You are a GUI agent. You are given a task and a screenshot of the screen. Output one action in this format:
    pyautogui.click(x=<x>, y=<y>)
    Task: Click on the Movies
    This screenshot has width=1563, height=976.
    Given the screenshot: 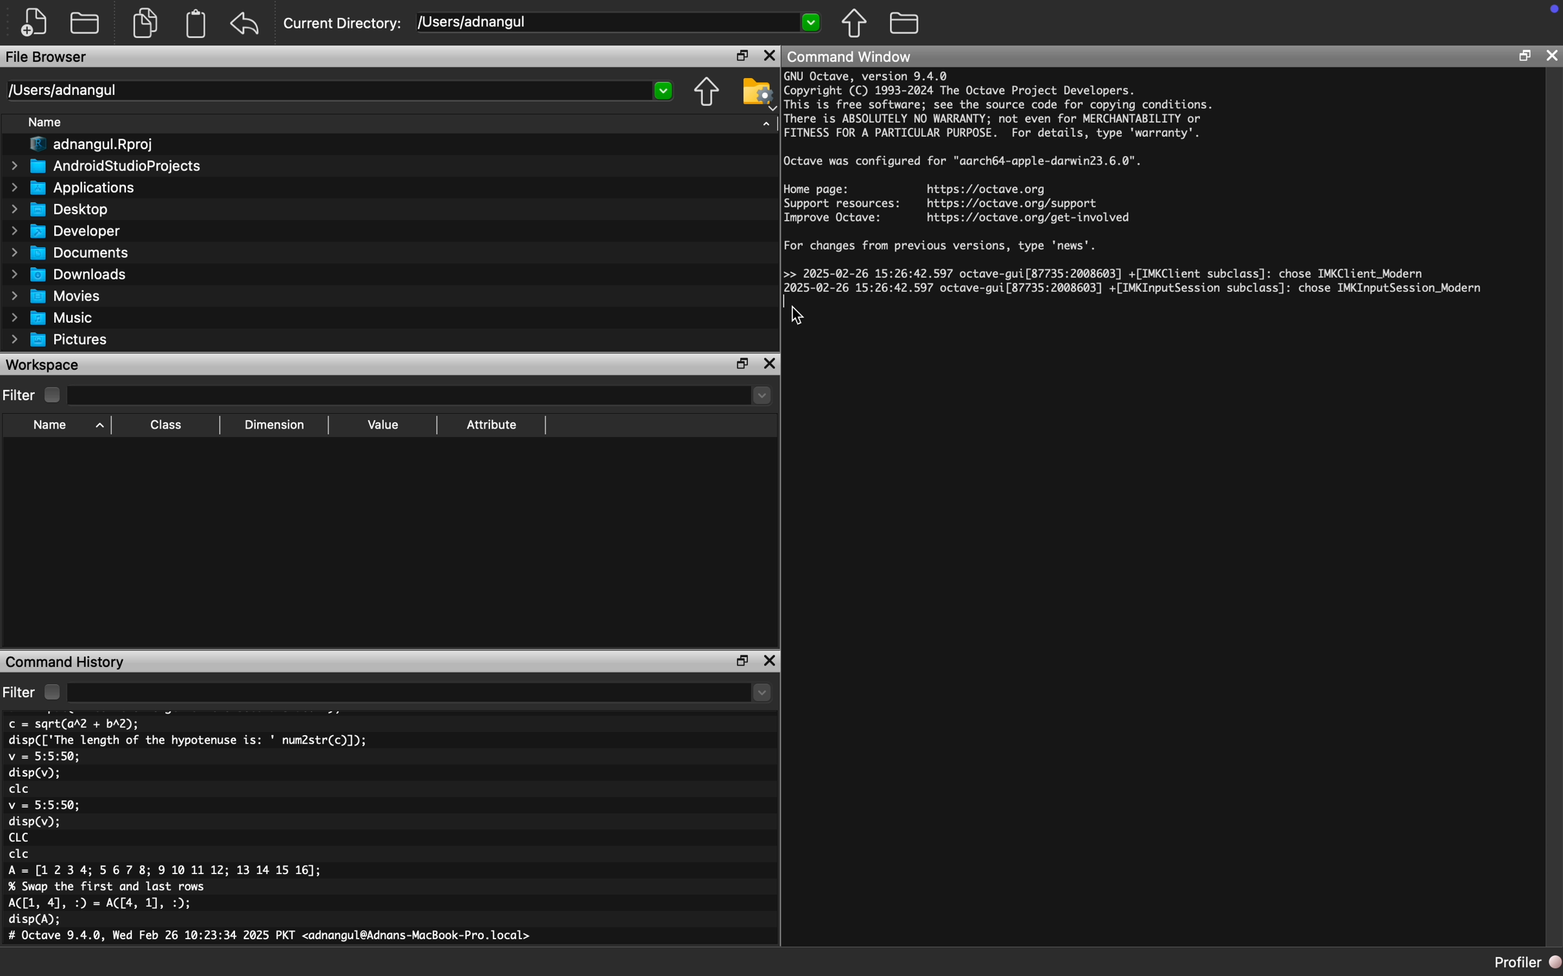 What is the action you would take?
    pyautogui.click(x=56, y=296)
    